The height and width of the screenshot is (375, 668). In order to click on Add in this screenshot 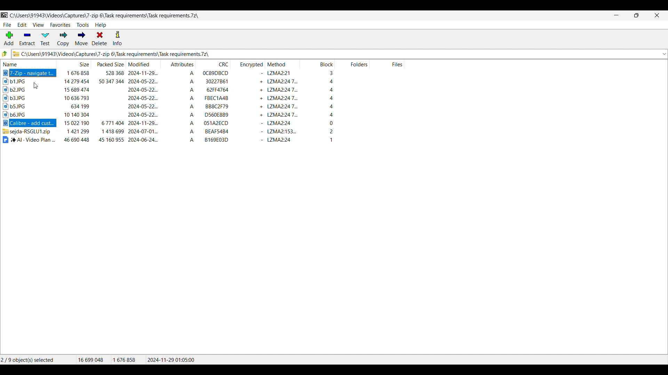, I will do `click(9, 38)`.